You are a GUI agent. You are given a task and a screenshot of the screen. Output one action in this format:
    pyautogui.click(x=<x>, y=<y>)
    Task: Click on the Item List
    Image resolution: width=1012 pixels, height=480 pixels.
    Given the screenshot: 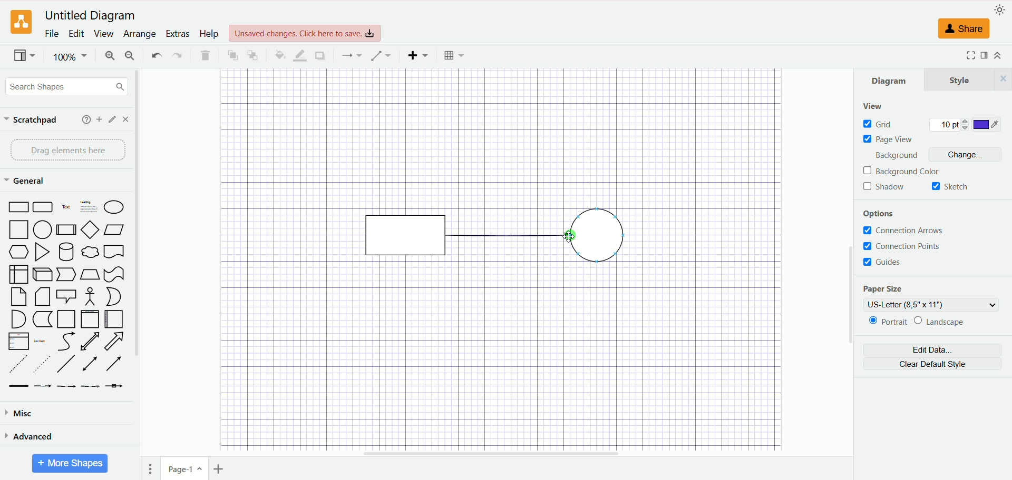 What is the action you would take?
    pyautogui.click(x=18, y=341)
    